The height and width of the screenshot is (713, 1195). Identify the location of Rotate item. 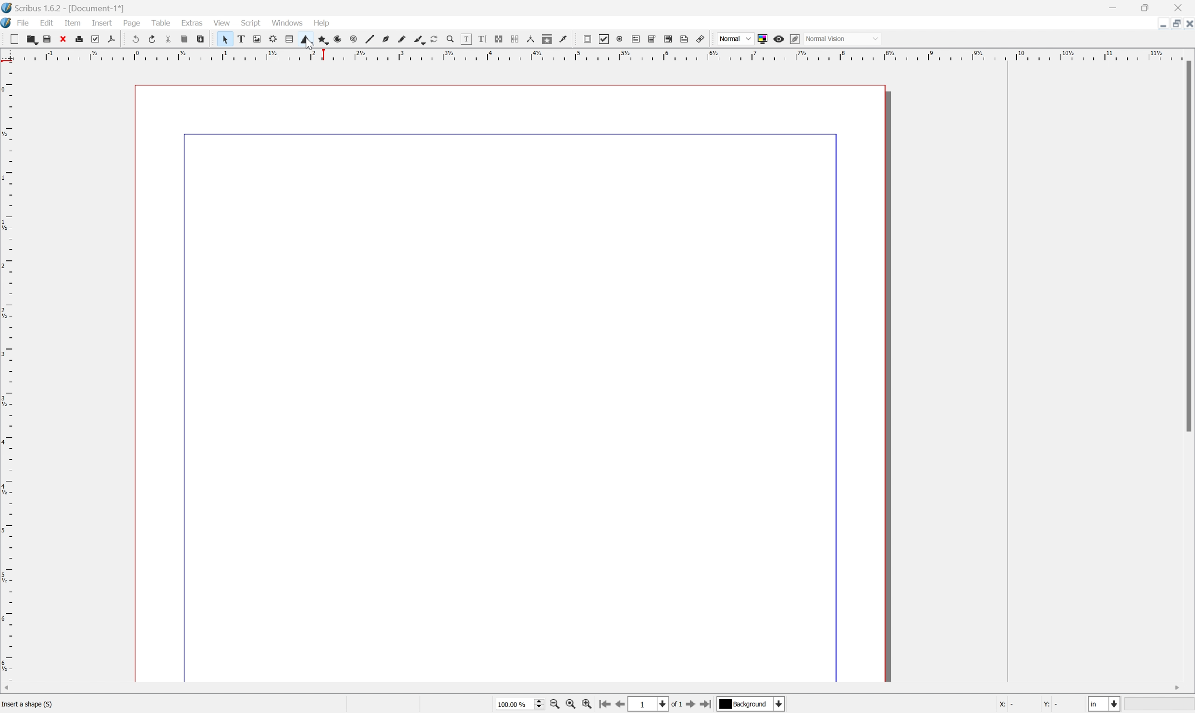
(437, 39).